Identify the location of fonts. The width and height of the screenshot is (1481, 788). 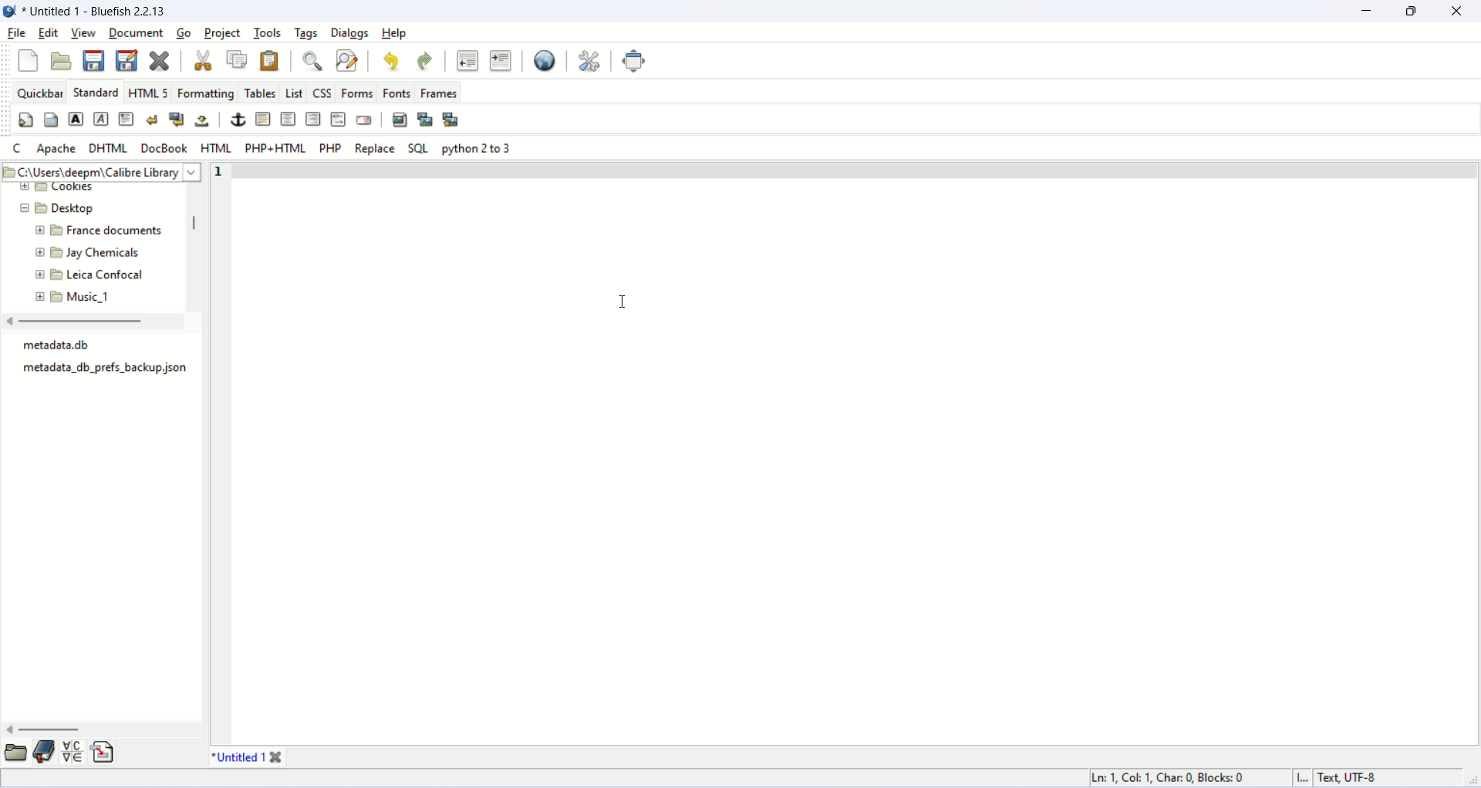
(398, 92).